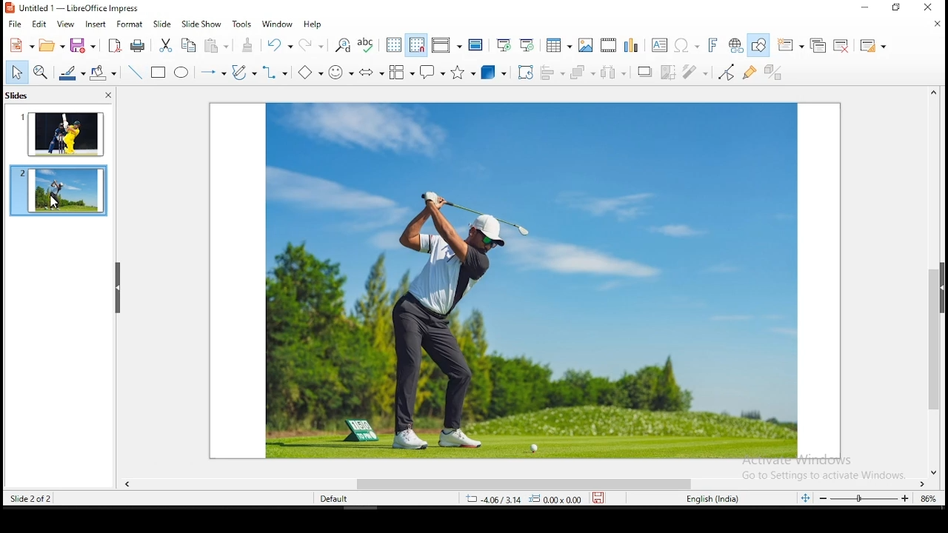  Describe the element at coordinates (181, 76) in the screenshot. I see `ellipse` at that location.